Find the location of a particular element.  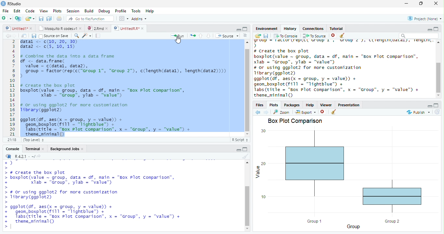

Print the current file is located at coordinates (59, 18).